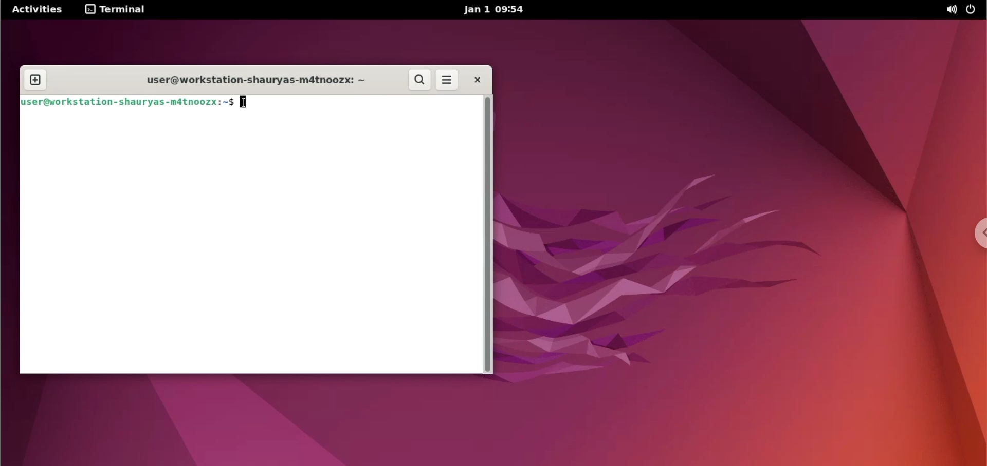 The height and width of the screenshot is (466, 987). Describe the element at coordinates (417, 80) in the screenshot. I see `search` at that location.